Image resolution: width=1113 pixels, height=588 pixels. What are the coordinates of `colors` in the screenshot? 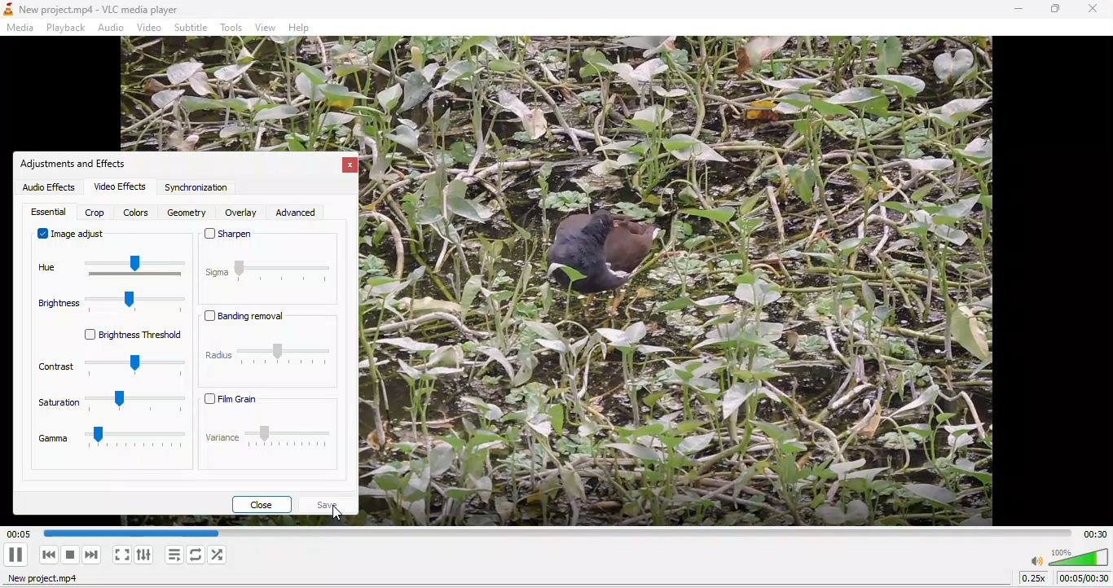 It's located at (138, 213).